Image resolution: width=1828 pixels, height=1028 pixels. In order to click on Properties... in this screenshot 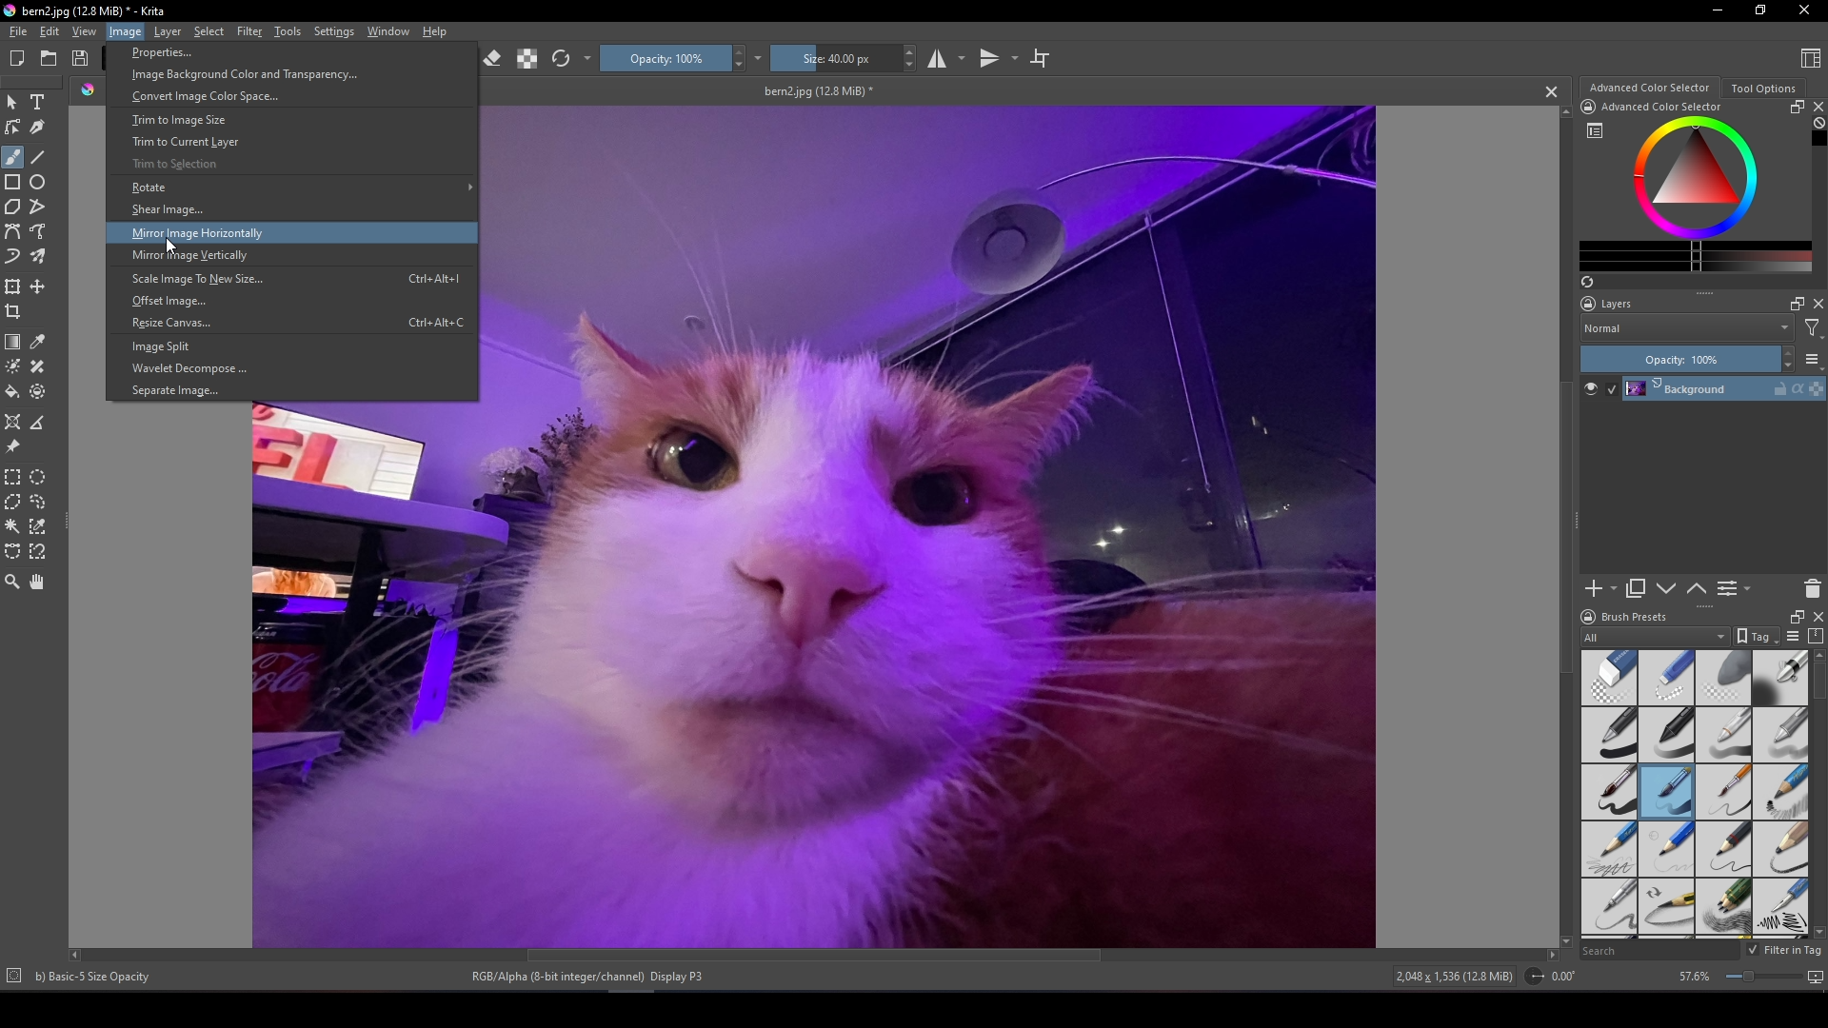, I will do `click(293, 53)`.